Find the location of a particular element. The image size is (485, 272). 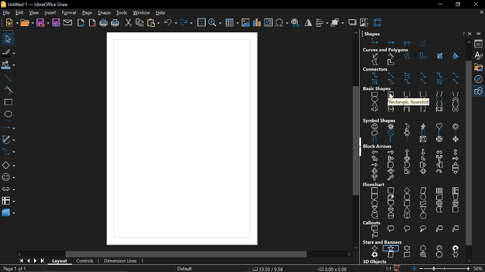

flowchart is located at coordinates (411, 203).